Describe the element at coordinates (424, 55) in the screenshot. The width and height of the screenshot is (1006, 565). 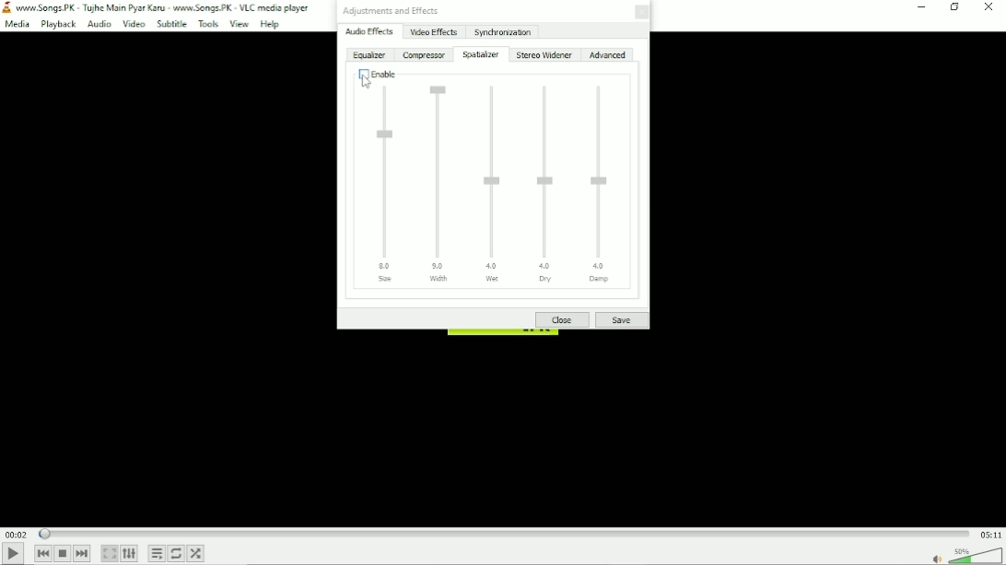
I see `Compressor` at that location.